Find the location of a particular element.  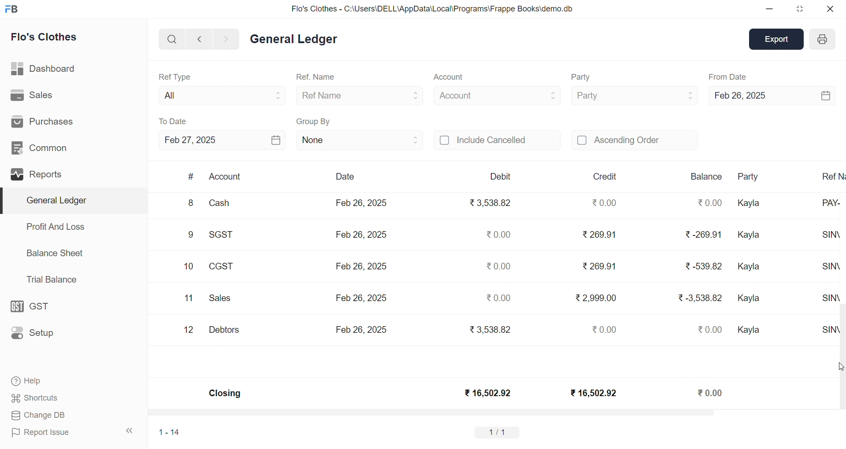

11 is located at coordinates (189, 298).